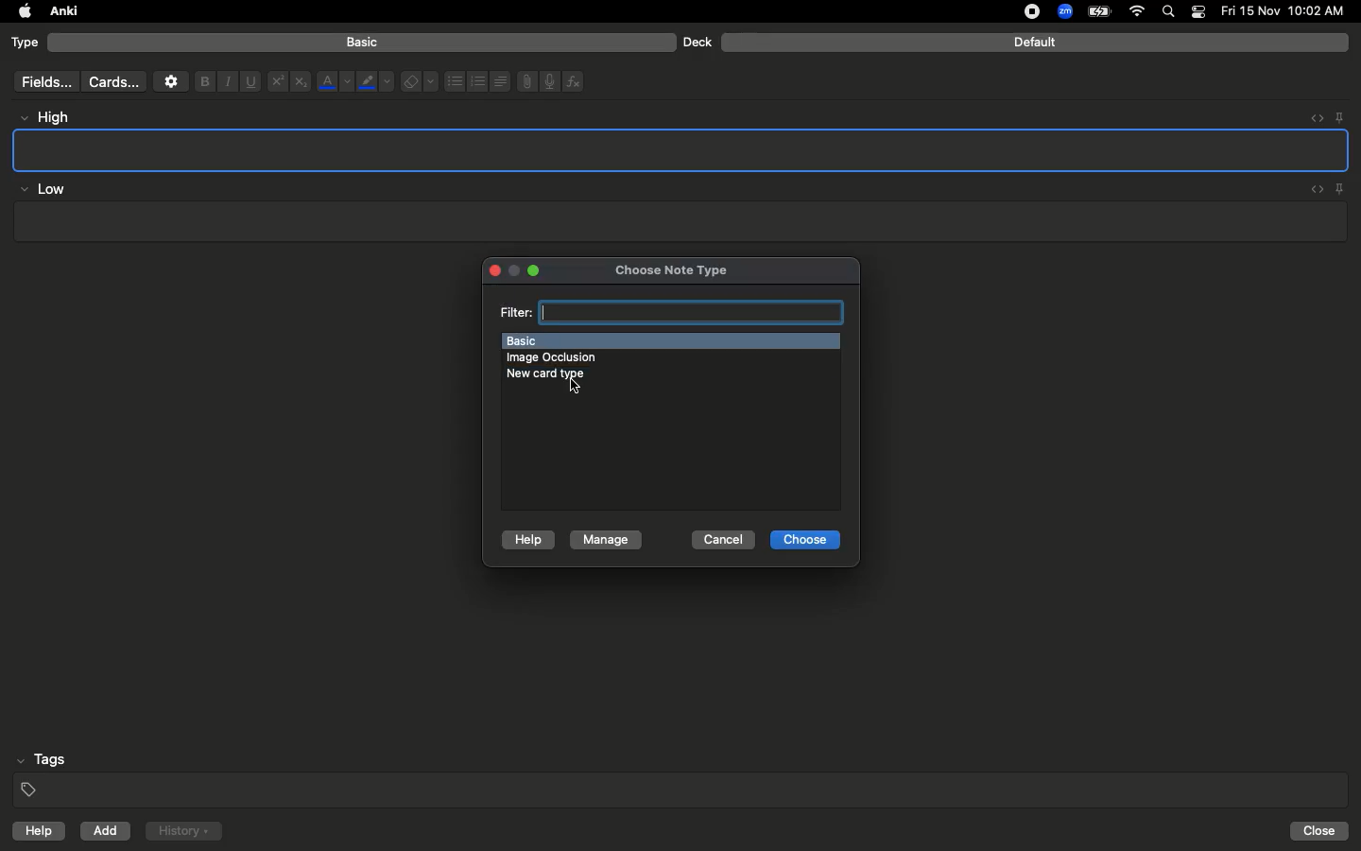  What do you see at coordinates (1311, 118) in the screenshot?
I see `Embed` at bounding box center [1311, 118].